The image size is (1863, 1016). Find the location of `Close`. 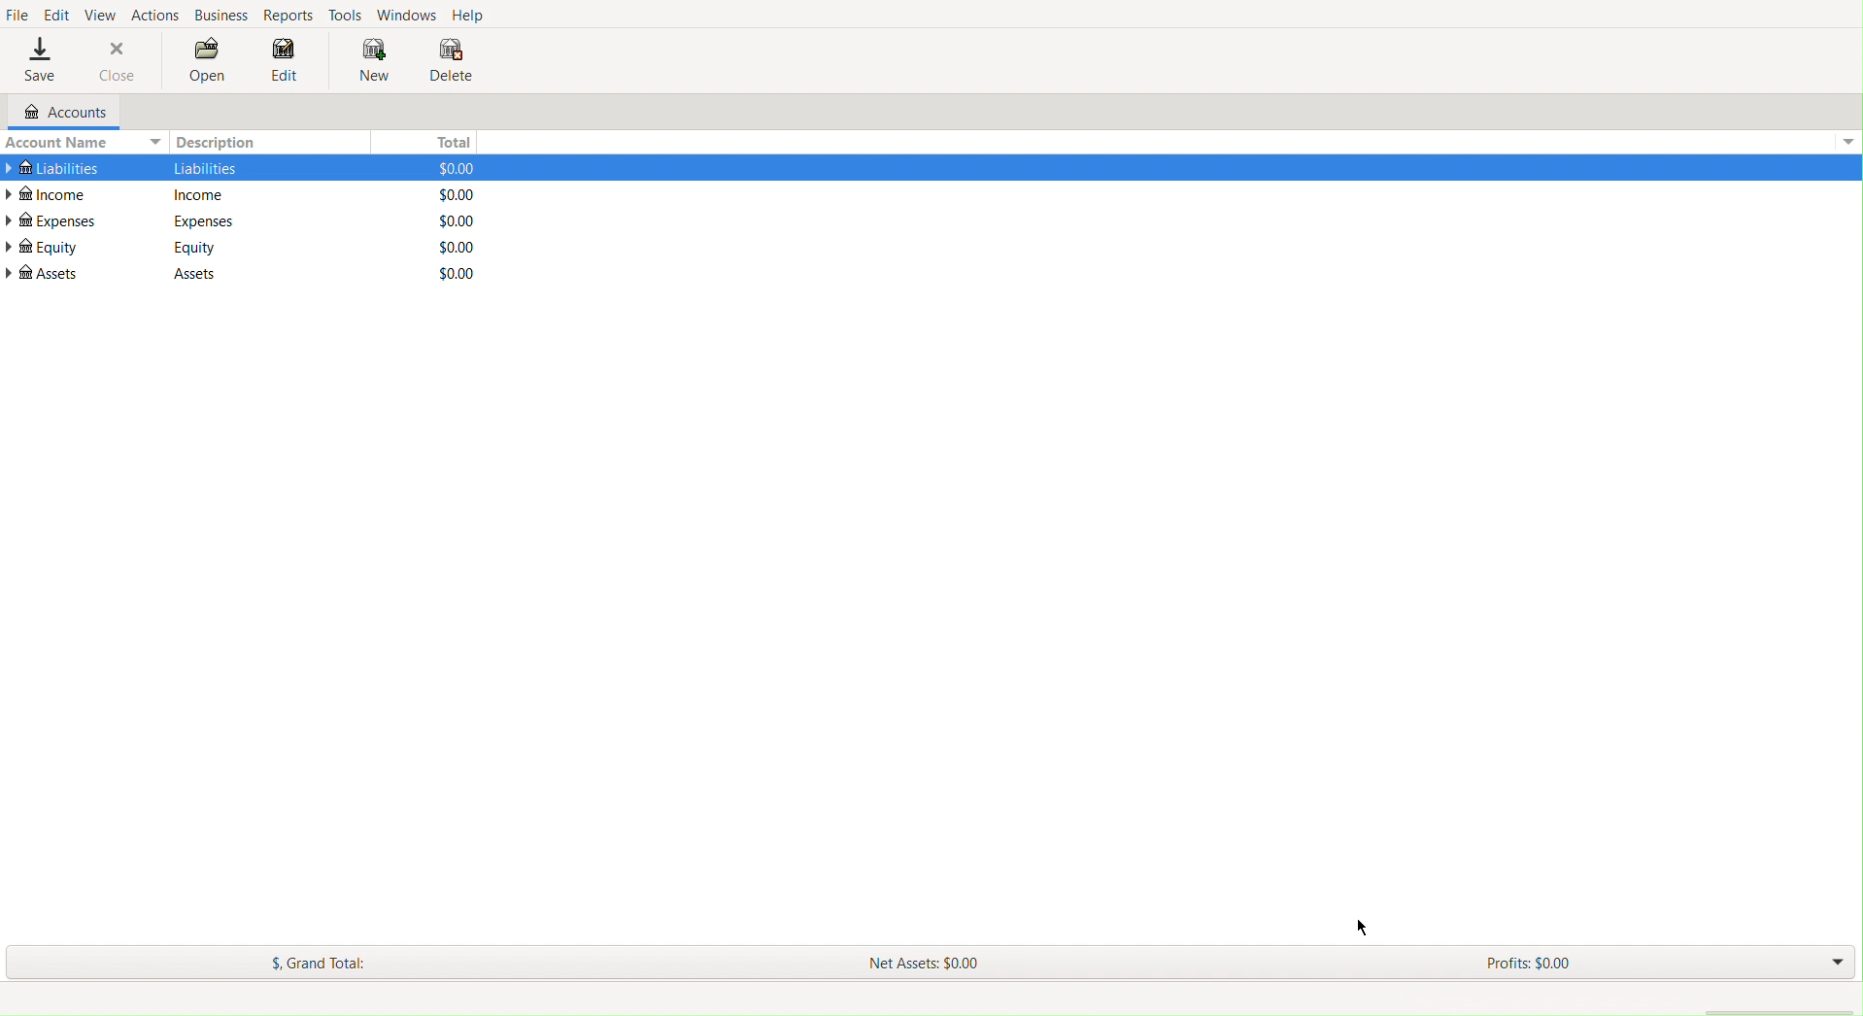

Close is located at coordinates (119, 60).